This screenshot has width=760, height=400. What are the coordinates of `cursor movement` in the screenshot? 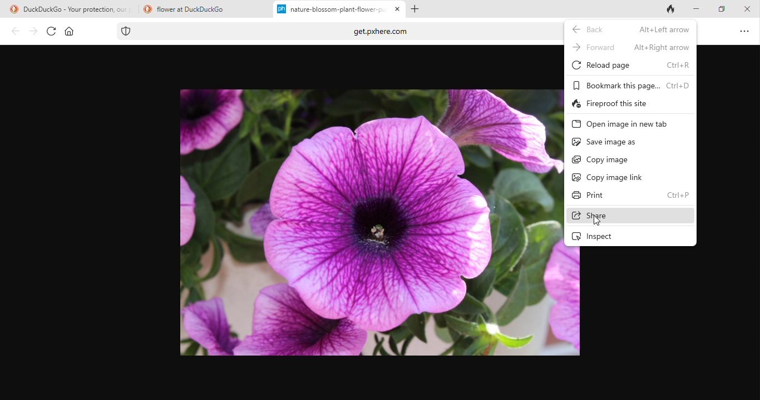 It's located at (596, 222).